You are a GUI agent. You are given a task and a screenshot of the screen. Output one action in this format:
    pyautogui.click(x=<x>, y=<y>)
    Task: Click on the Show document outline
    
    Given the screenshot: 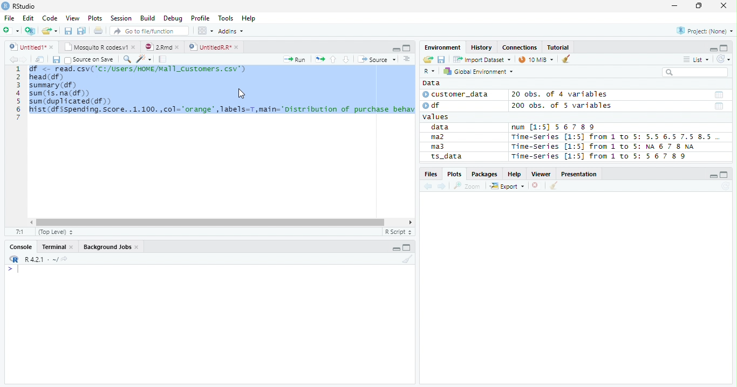 What is the action you would take?
    pyautogui.click(x=406, y=59)
    